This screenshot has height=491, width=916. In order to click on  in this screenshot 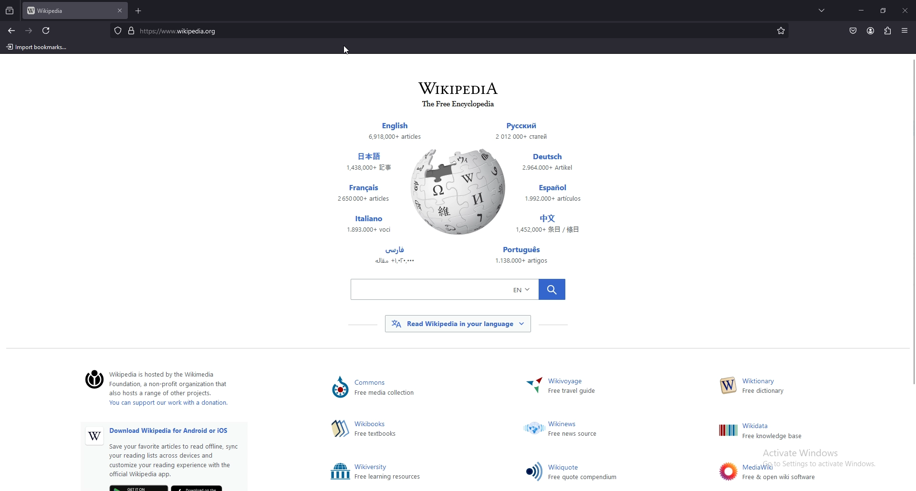, I will do `click(458, 192)`.